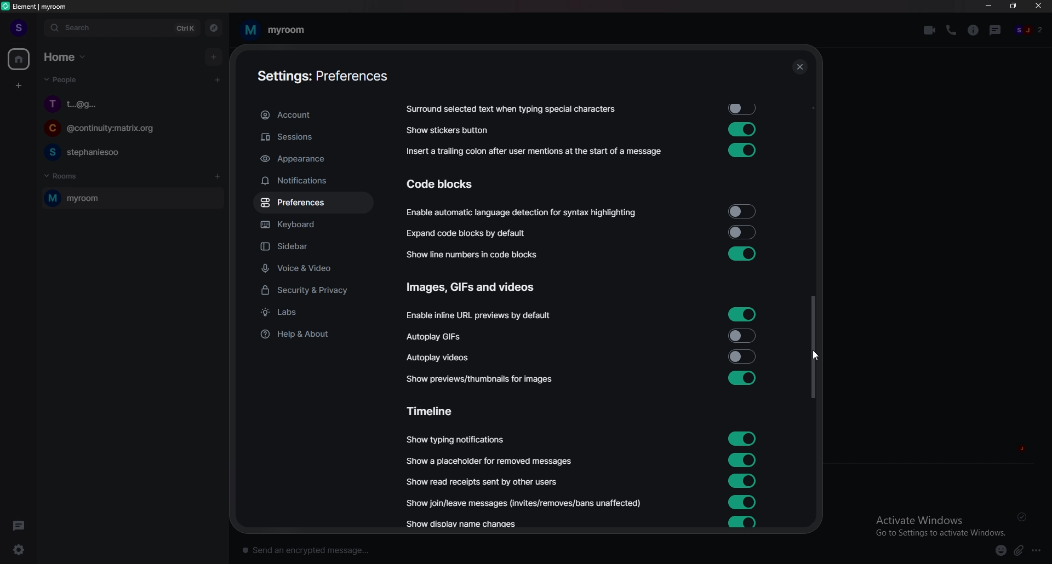  Describe the element at coordinates (318, 77) in the screenshot. I see `settings account` at that location.